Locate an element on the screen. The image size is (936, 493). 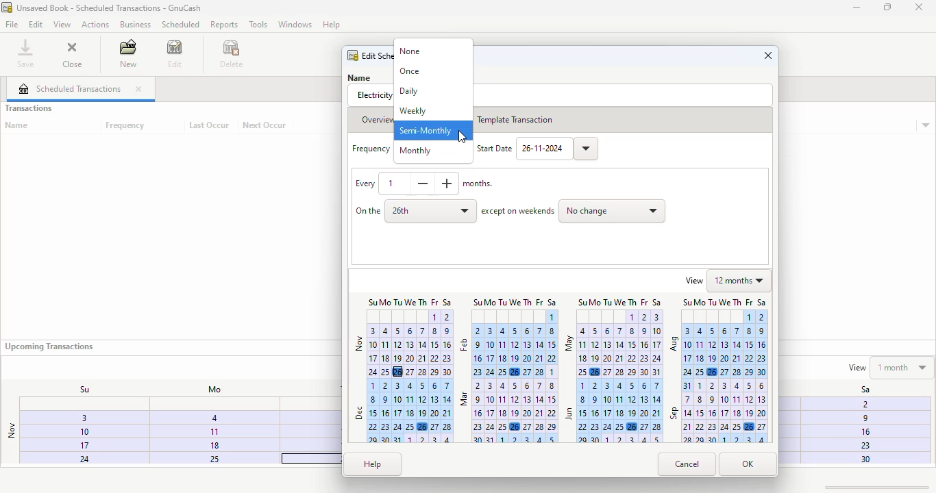
delete is located at coordinates (232, 53).